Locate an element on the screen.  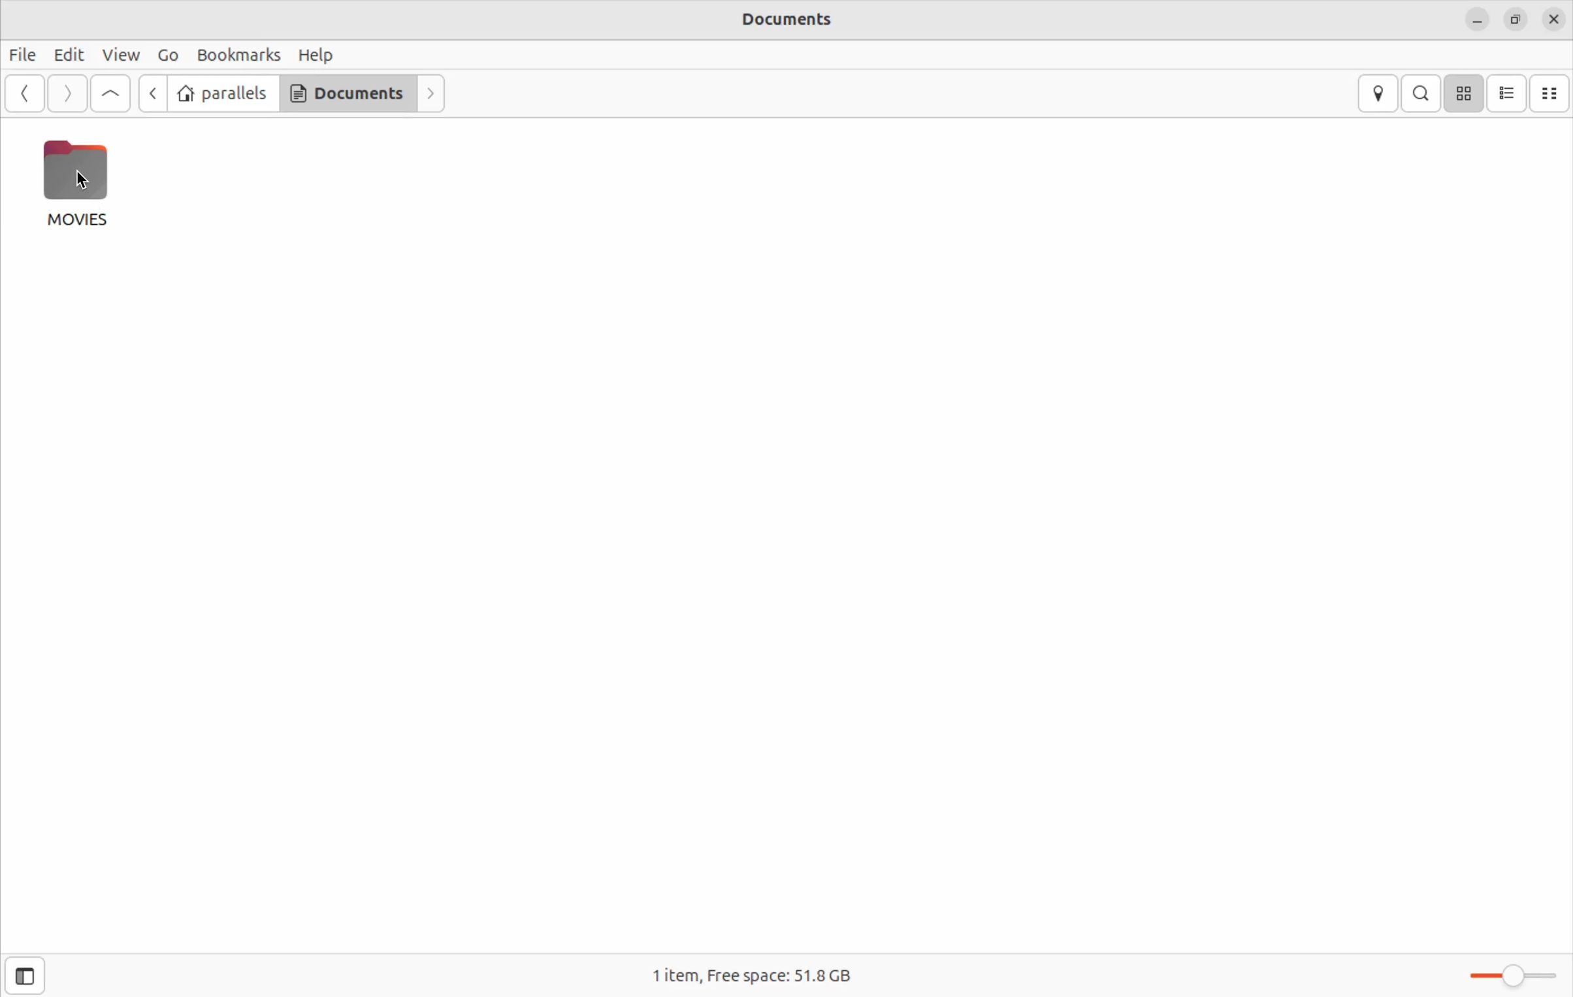
Edit is located at coordinates (73, 55).